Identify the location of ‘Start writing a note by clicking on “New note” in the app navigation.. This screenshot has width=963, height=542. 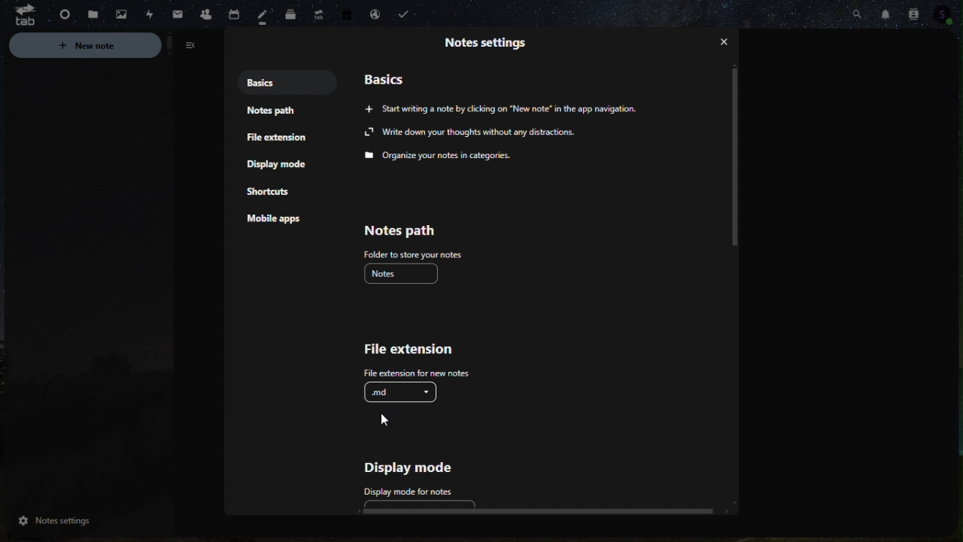
(503, 107).